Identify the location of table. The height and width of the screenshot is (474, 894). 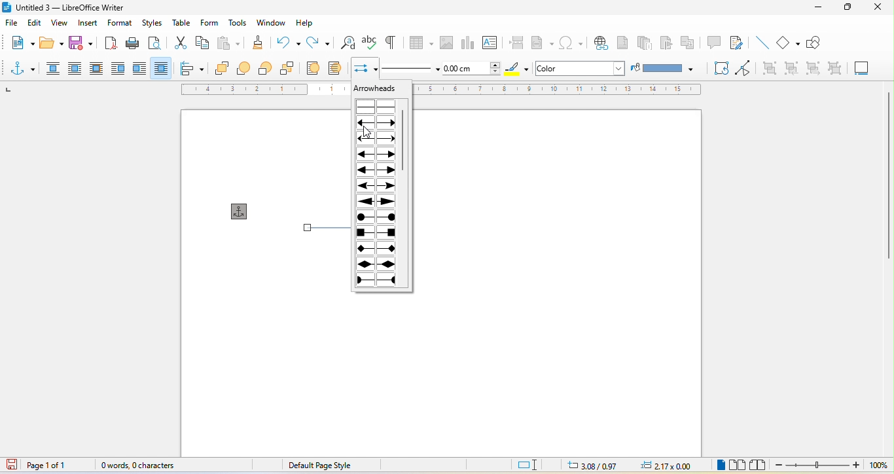
(183, 21).